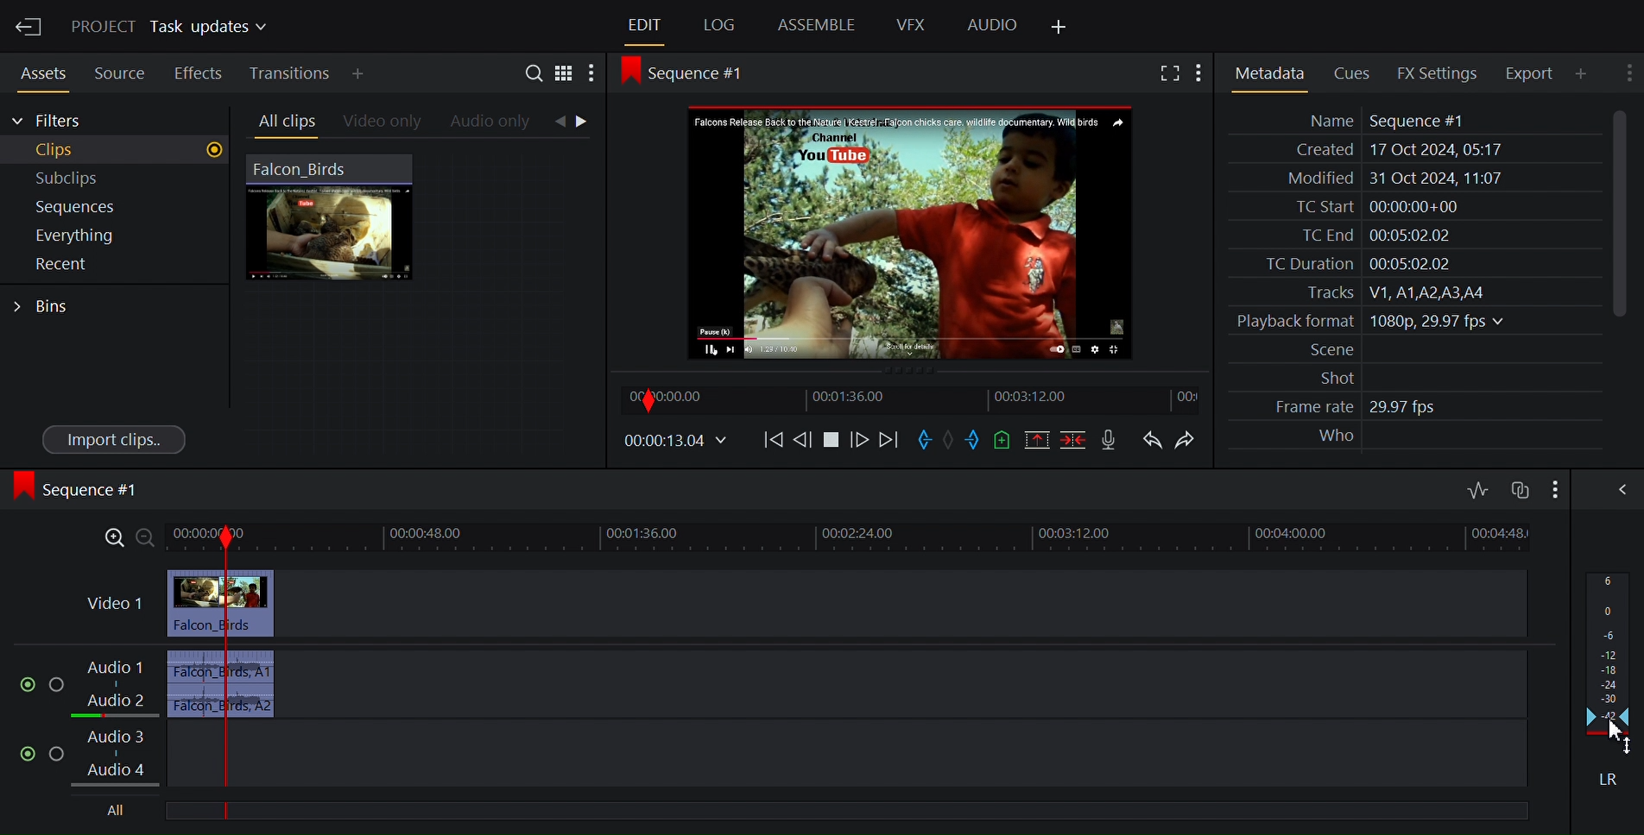 The height and width of the screenshot is (835, 1644). What do you see at coordinates (1036, 440) in the screenshot?
I see `Remove all marked sections` at bounding box center [1036, 440].